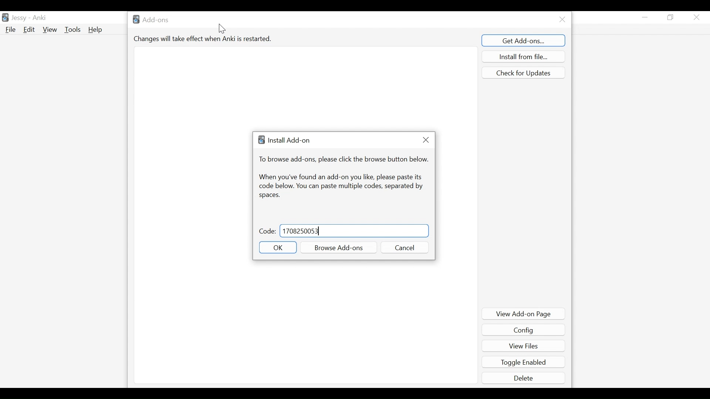  I want to click on Close, so click(425, 140).